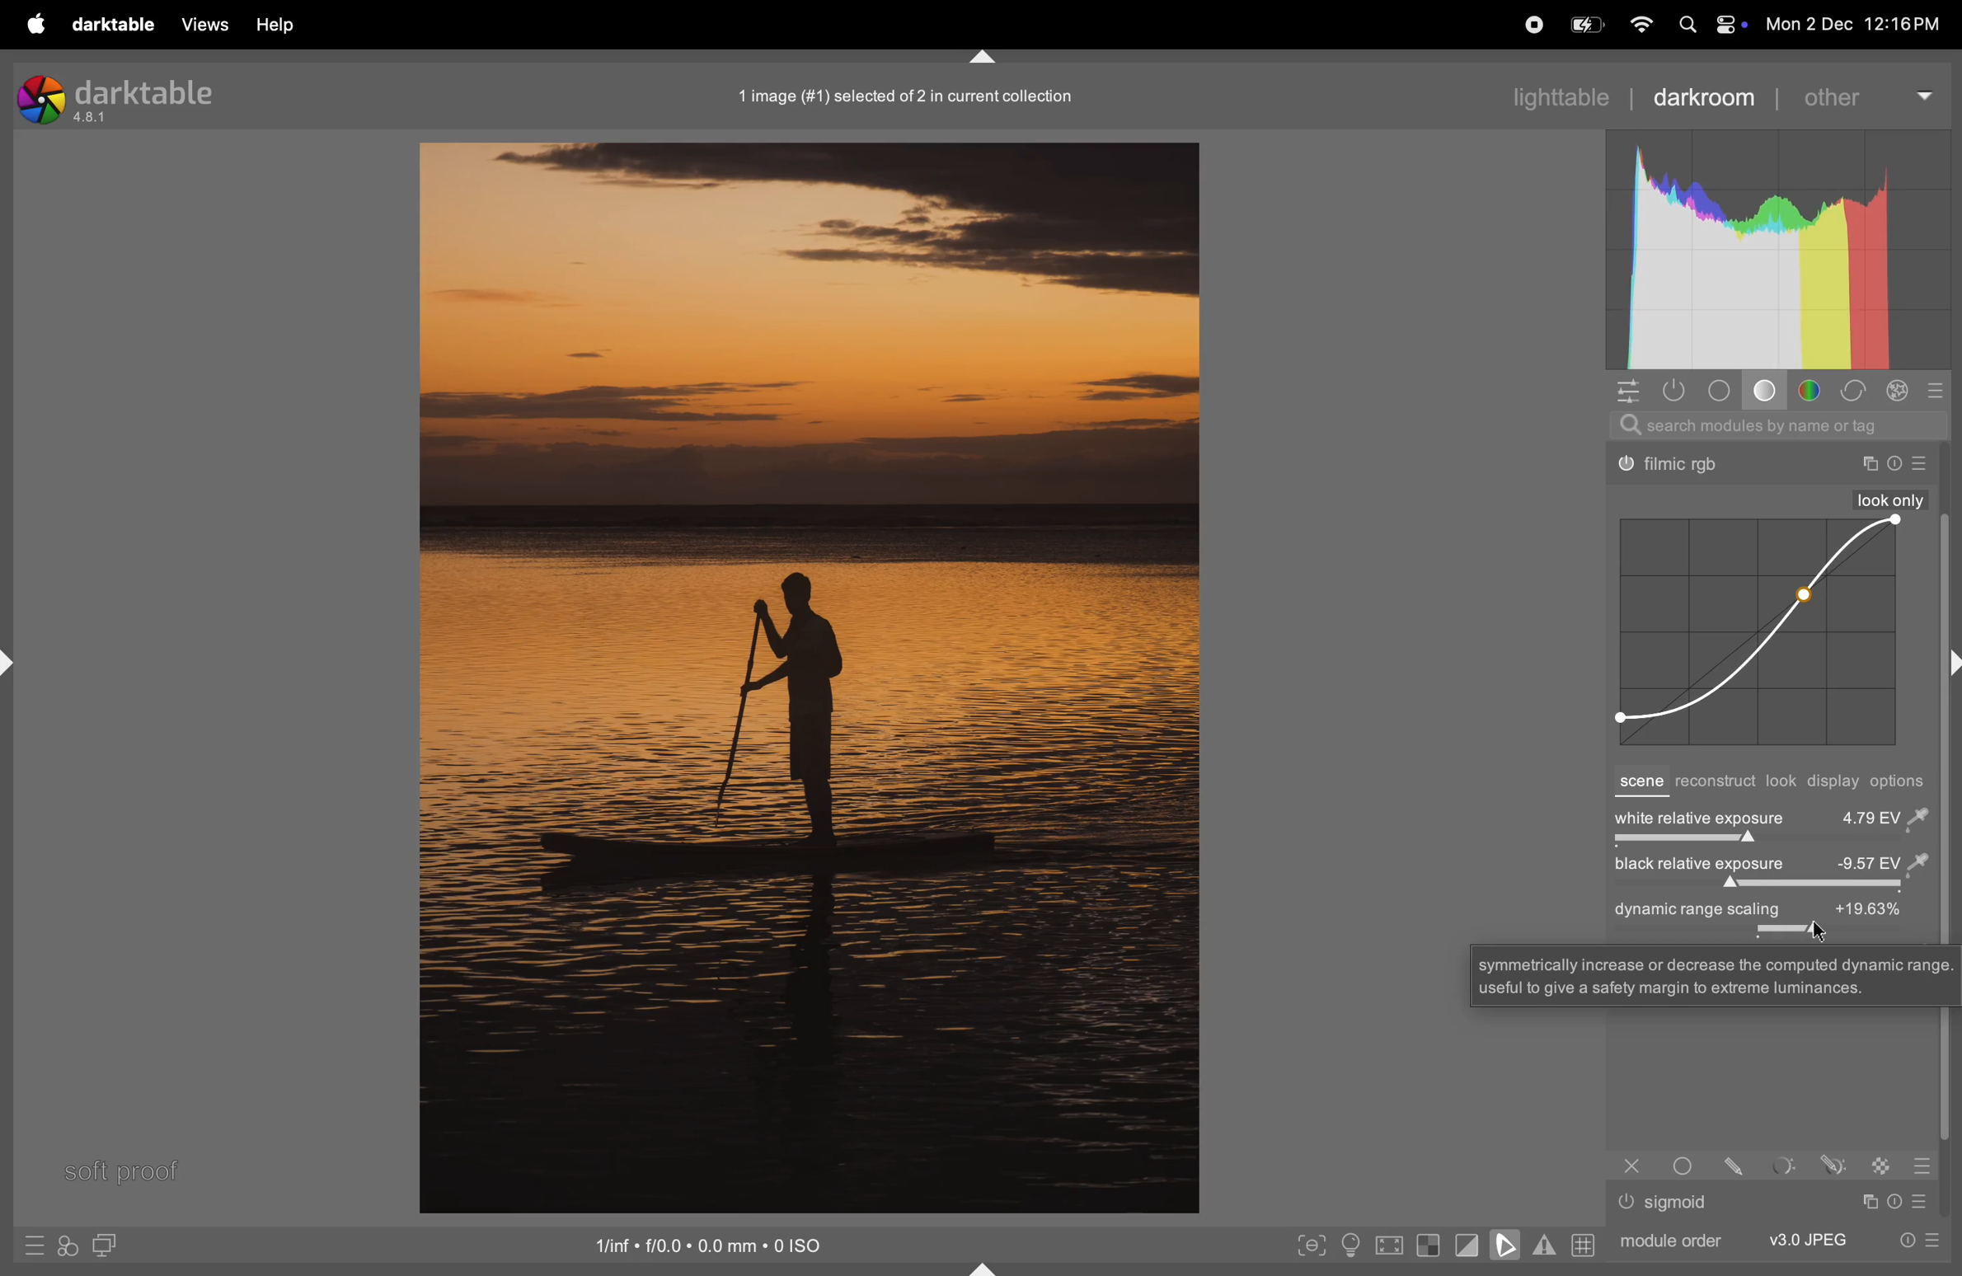 The image size is (1962, 1276). Describe the element at coordinates (1680, 1203) in the screenshot. I see `` at that location.